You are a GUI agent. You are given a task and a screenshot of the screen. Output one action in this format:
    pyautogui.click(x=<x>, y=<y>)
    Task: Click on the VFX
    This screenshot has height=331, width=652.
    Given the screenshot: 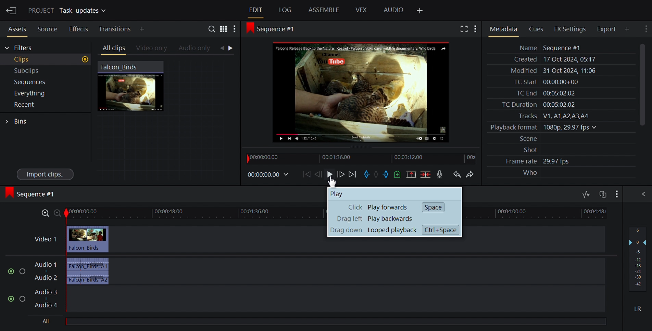 What is the action you would take?
    pyautogui.click(x=361, y=10)
    